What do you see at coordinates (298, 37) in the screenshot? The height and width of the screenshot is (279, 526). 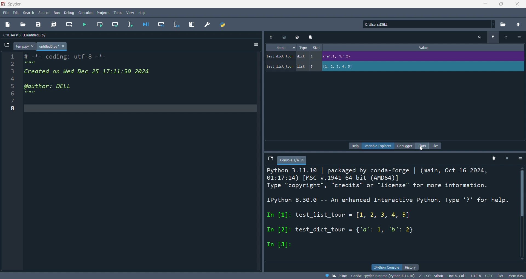 I see `save as data` at bounding box center [298, 37].